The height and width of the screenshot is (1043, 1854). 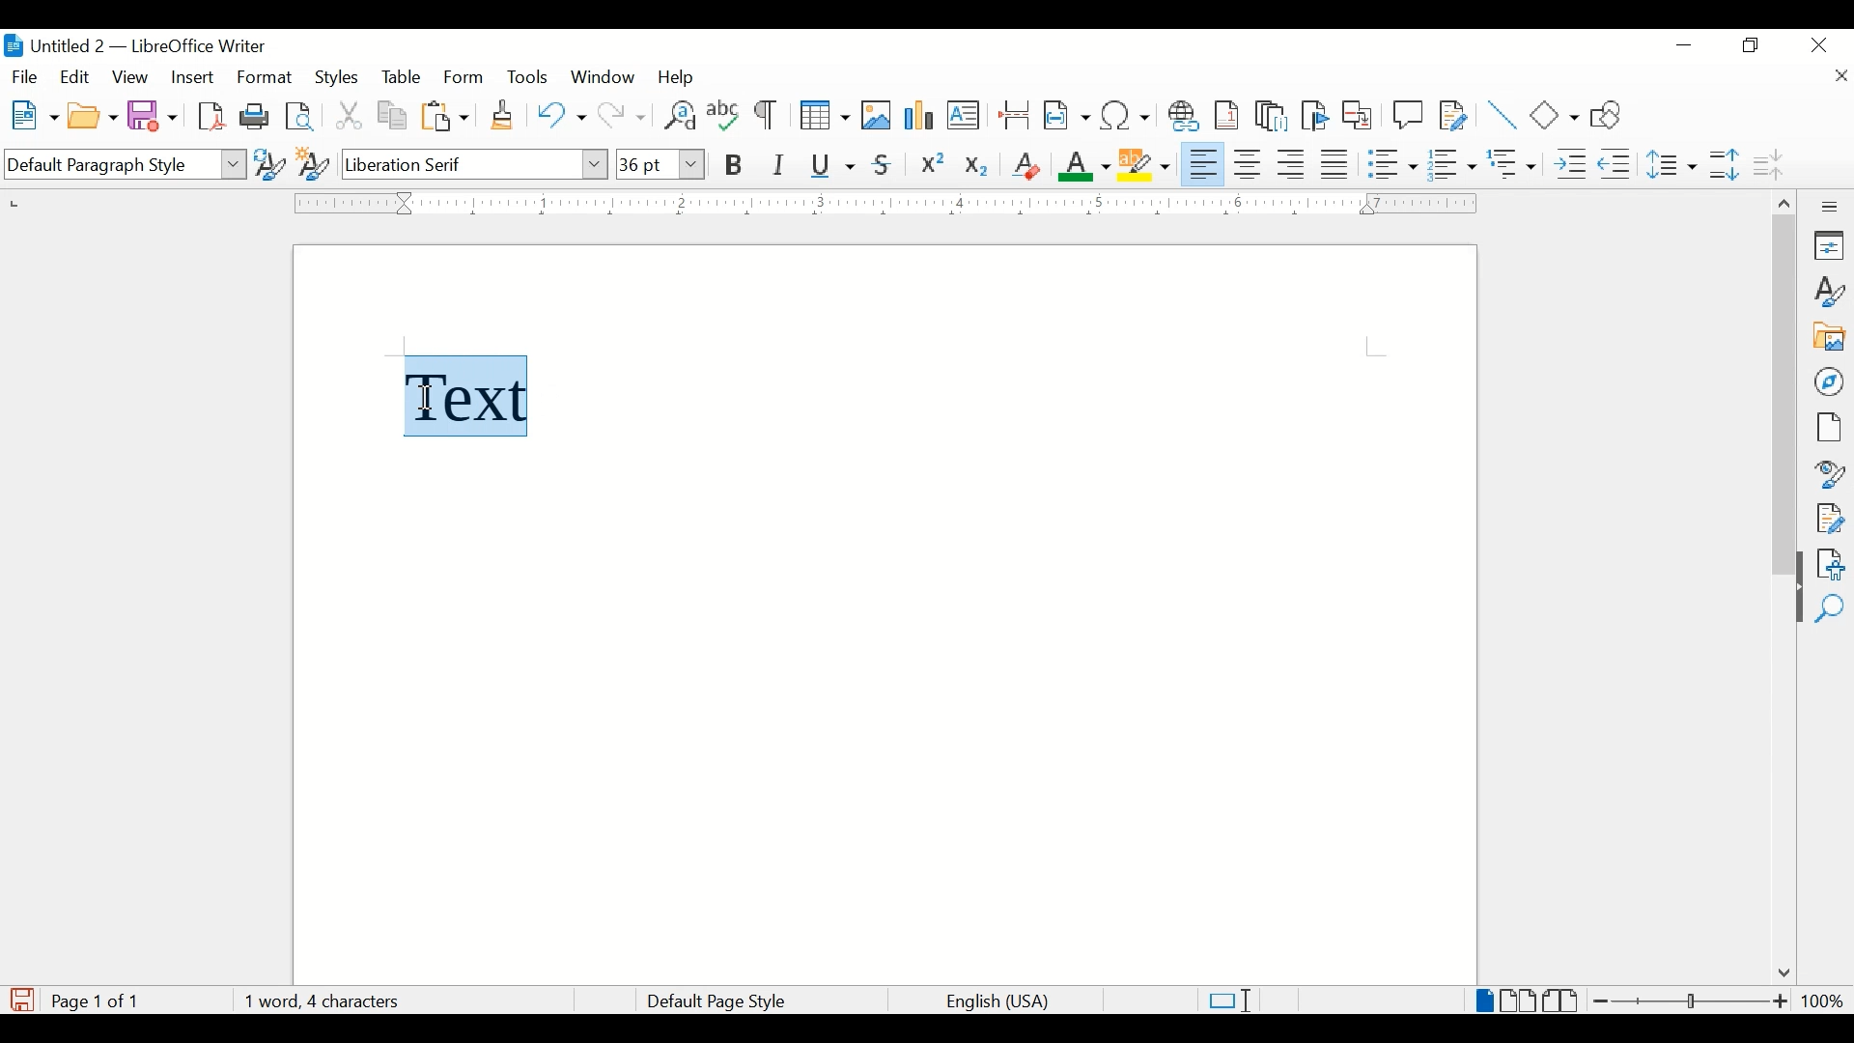 I want to click on toggle unordered list, so click(x=1392, y=163).